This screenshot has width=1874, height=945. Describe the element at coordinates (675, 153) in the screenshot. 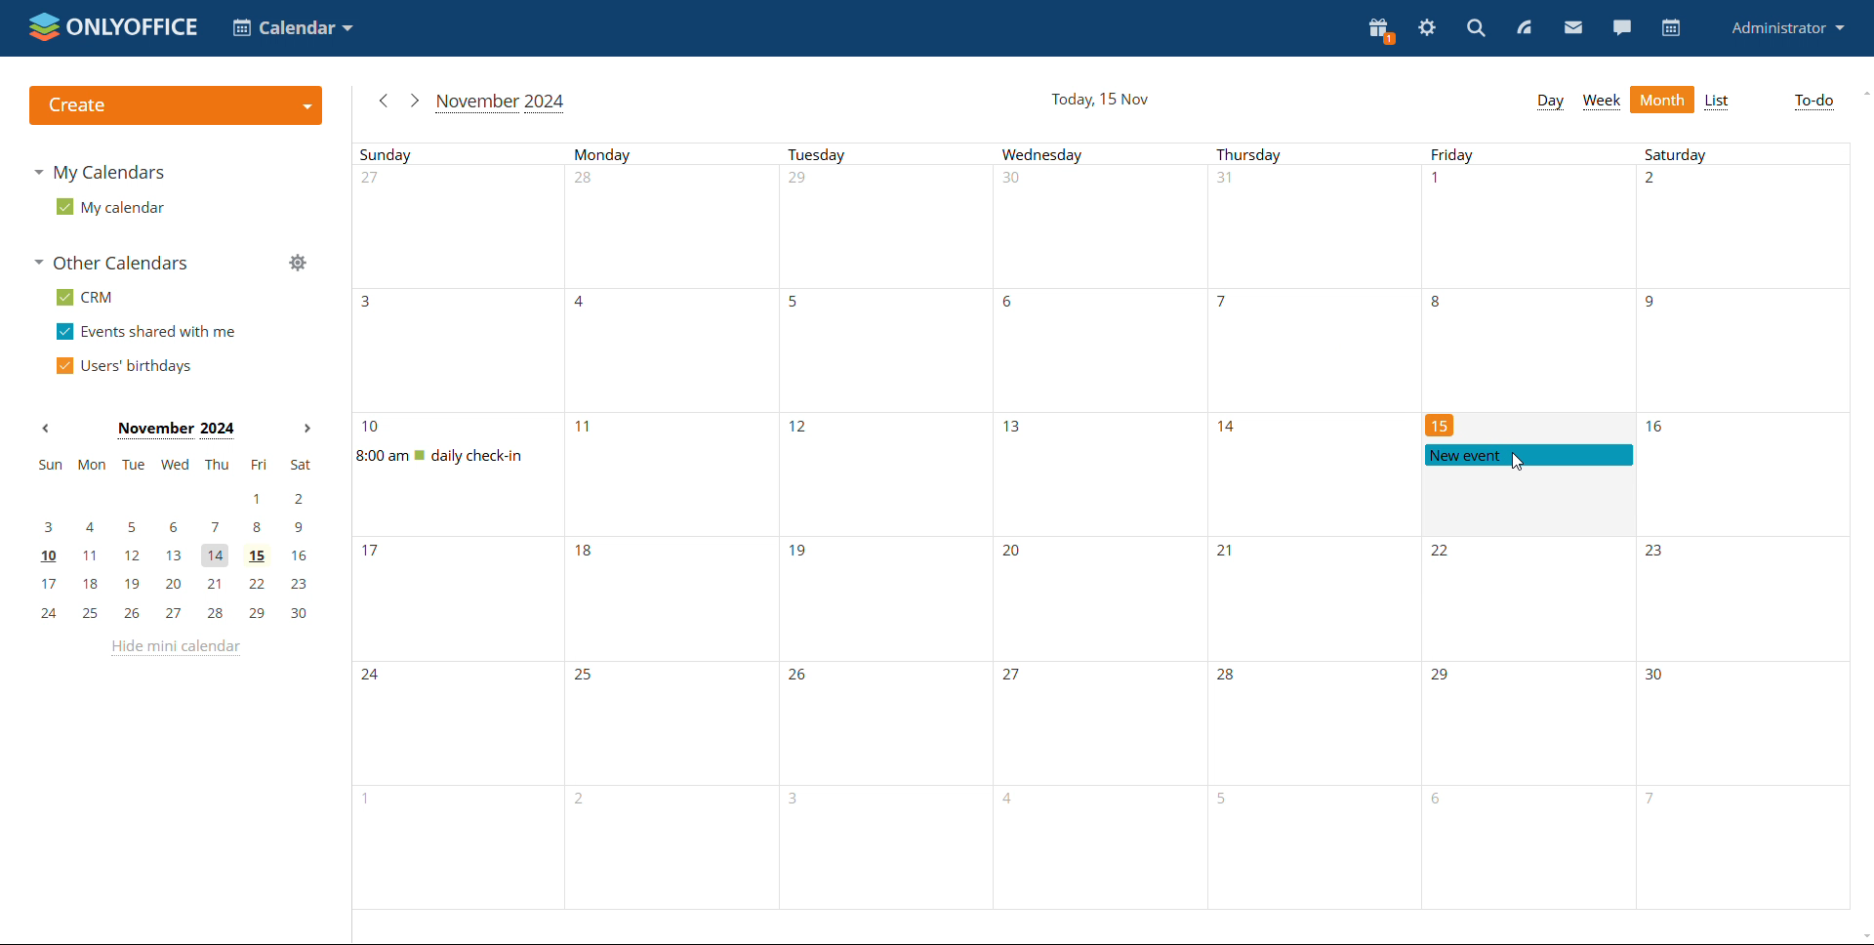

I see `individual day` at that location.